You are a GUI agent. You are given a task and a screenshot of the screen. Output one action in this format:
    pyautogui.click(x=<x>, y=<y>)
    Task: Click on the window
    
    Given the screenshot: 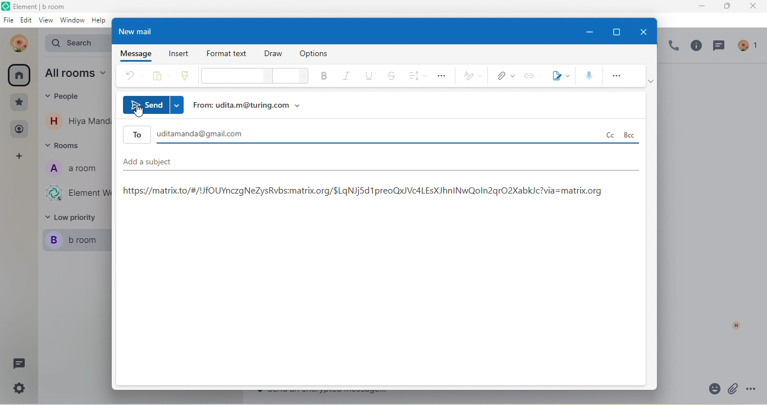 What is the action you would take?
    pyautogui.click(x=72, y=23)
    